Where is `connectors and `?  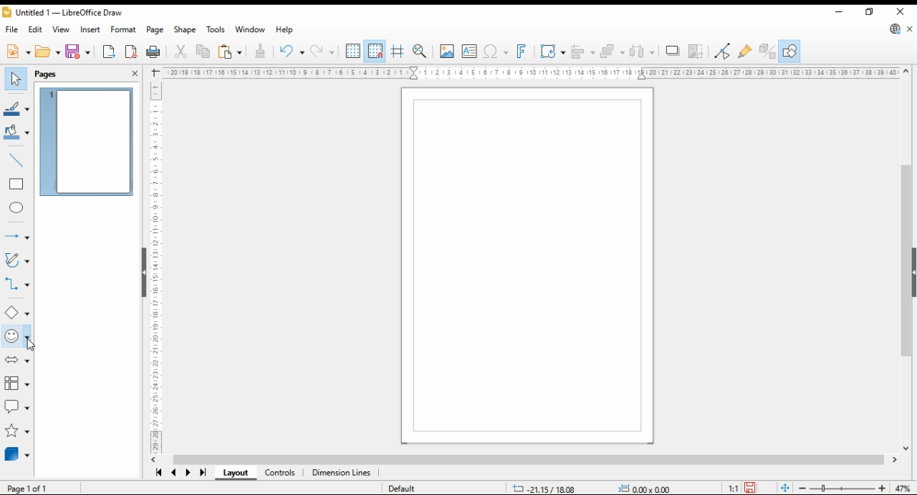 connectors and  is located at coordinates (16, 285).